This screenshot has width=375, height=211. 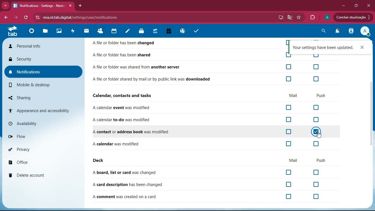 I want to click on search, so click(x=323, y=31).